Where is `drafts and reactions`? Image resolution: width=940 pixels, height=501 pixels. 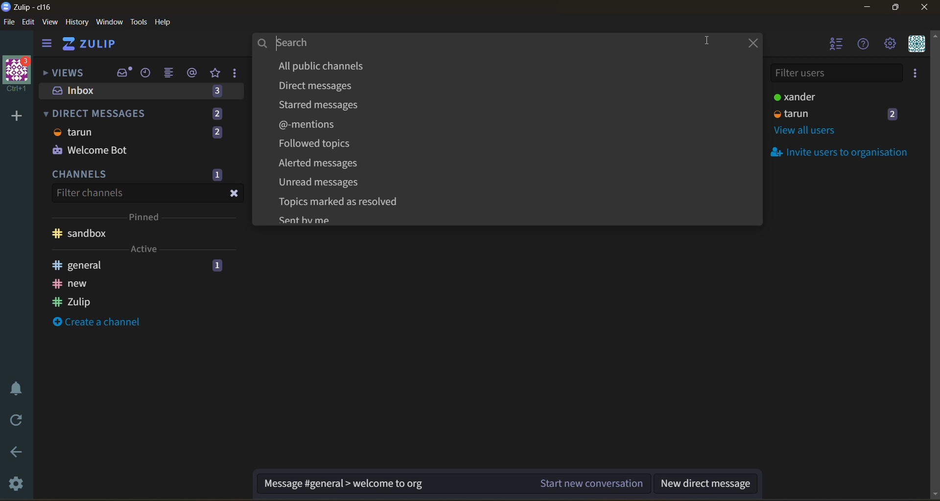
drafts and reactions is located at coordinates (235, 74).